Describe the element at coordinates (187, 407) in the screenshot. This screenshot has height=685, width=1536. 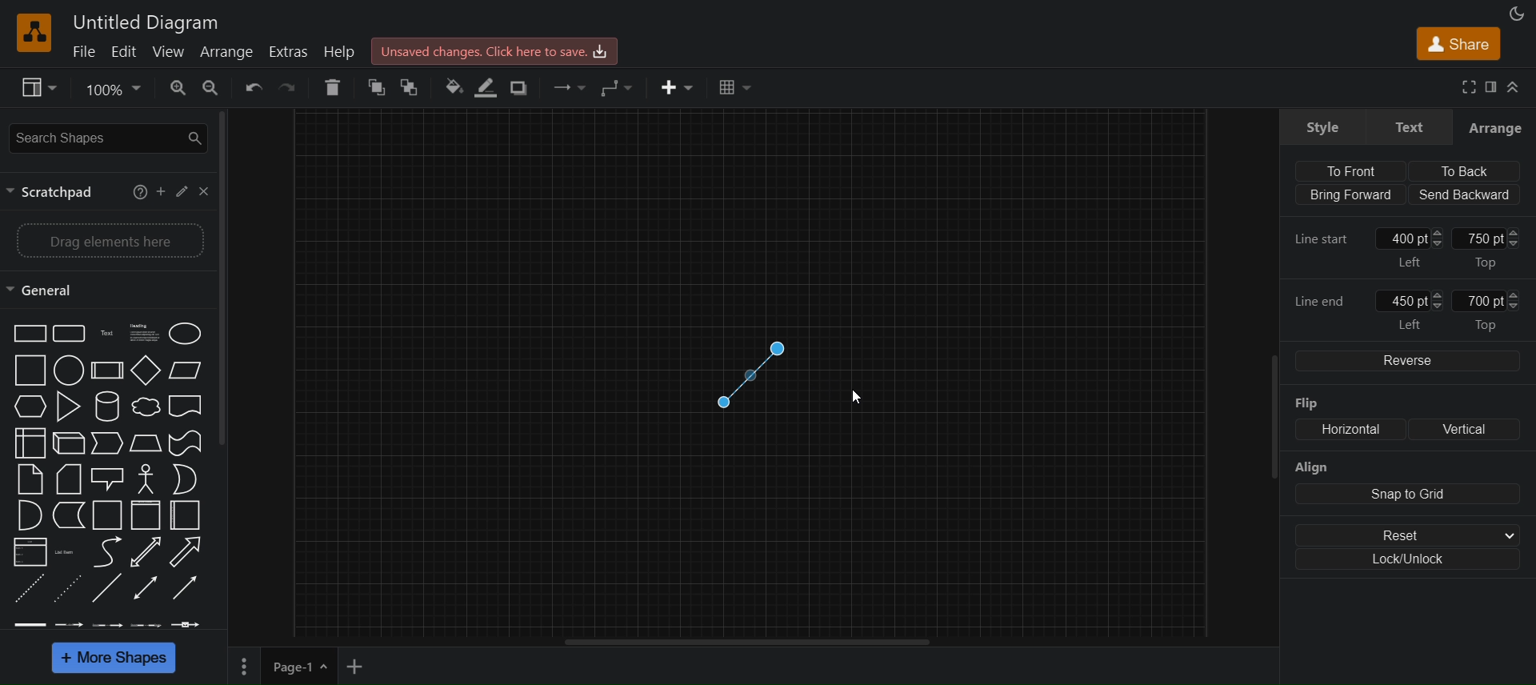
I see `Document` at that location.